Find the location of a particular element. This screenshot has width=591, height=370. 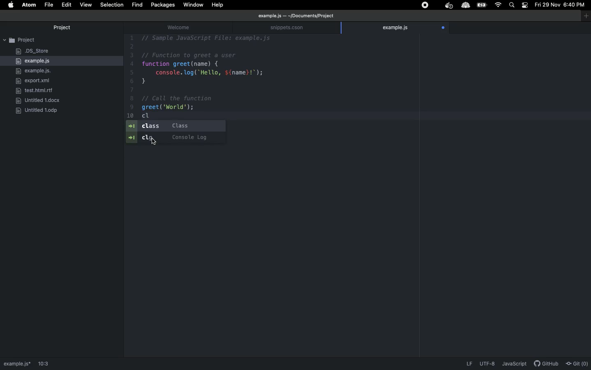

ATOM is located at coordinates (29, 5).